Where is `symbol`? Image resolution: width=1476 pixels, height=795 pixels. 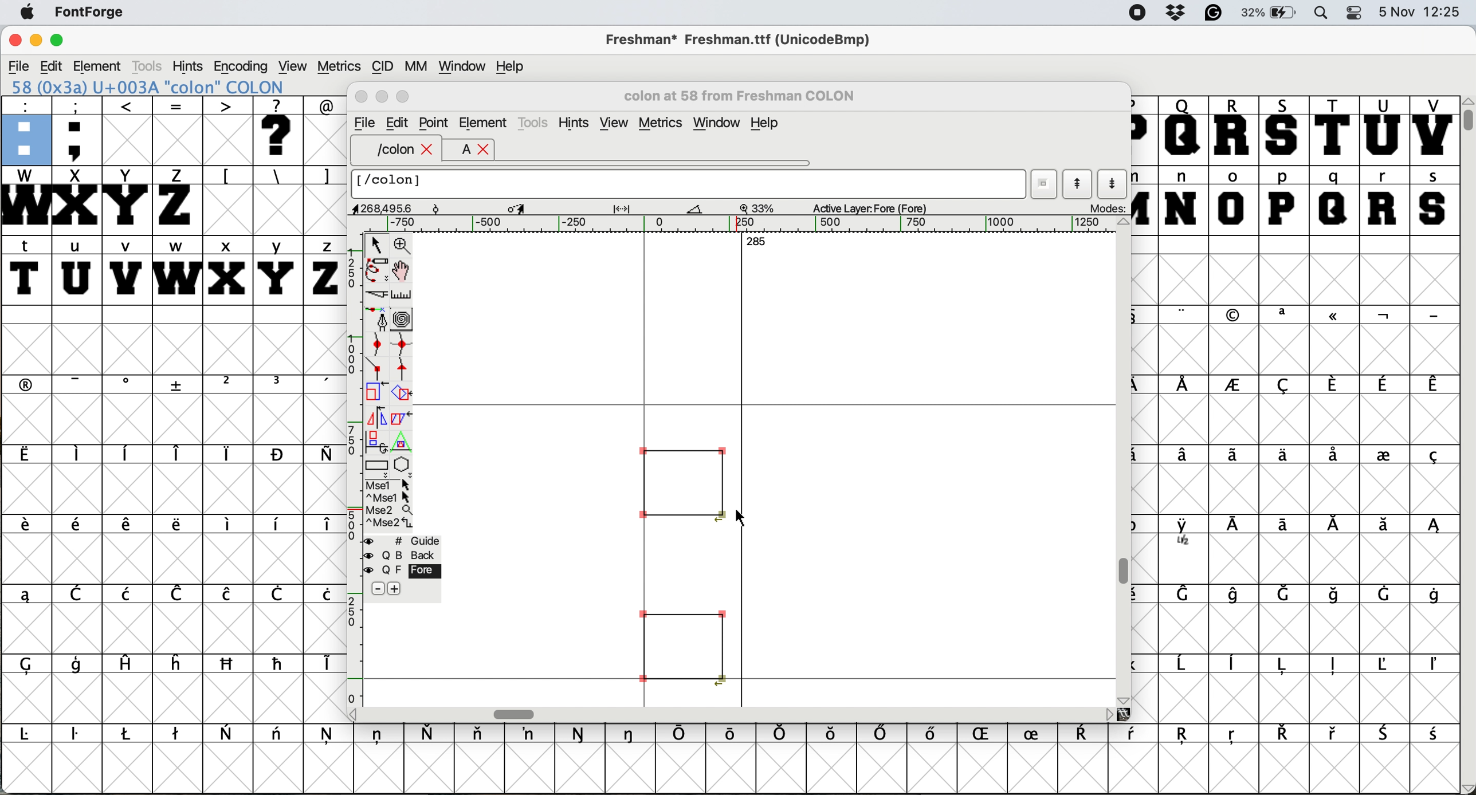
symbol is located at coordinates (80, 527).